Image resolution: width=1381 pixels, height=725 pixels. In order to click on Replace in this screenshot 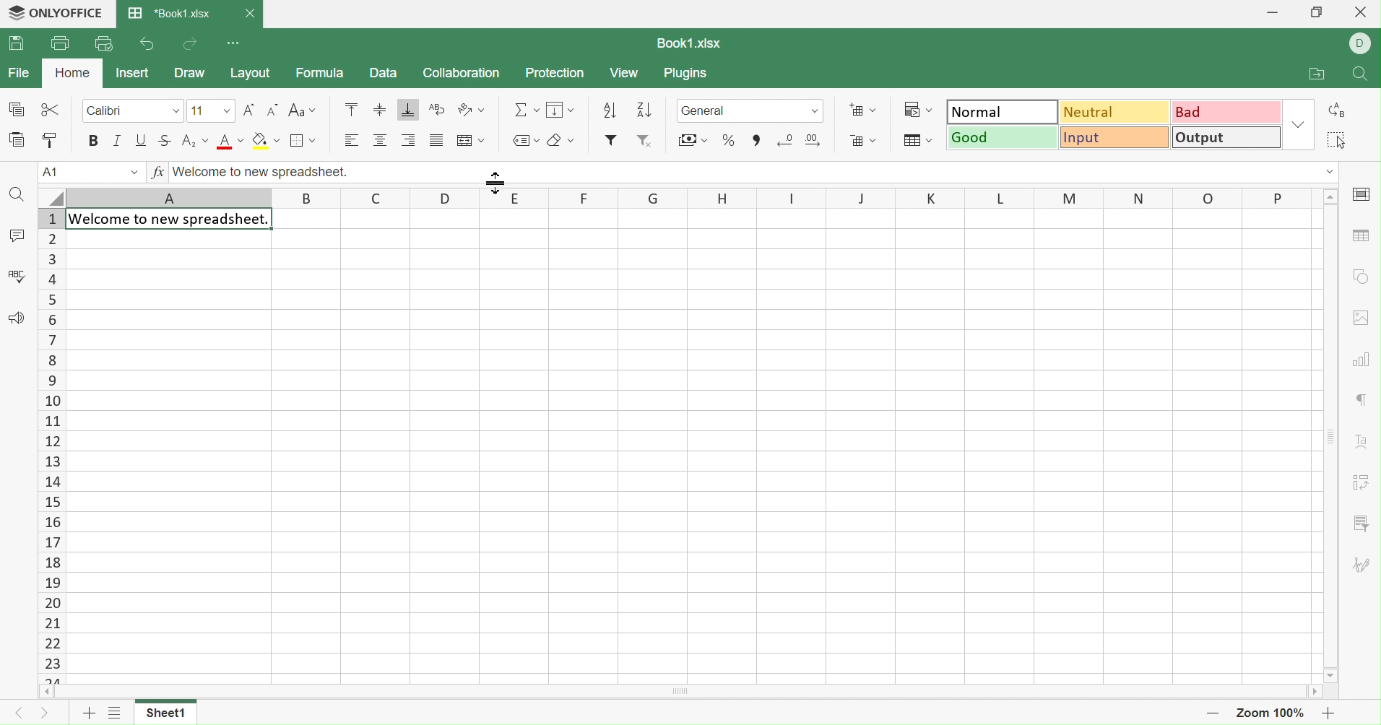, I will do `click(1338, 110)`.